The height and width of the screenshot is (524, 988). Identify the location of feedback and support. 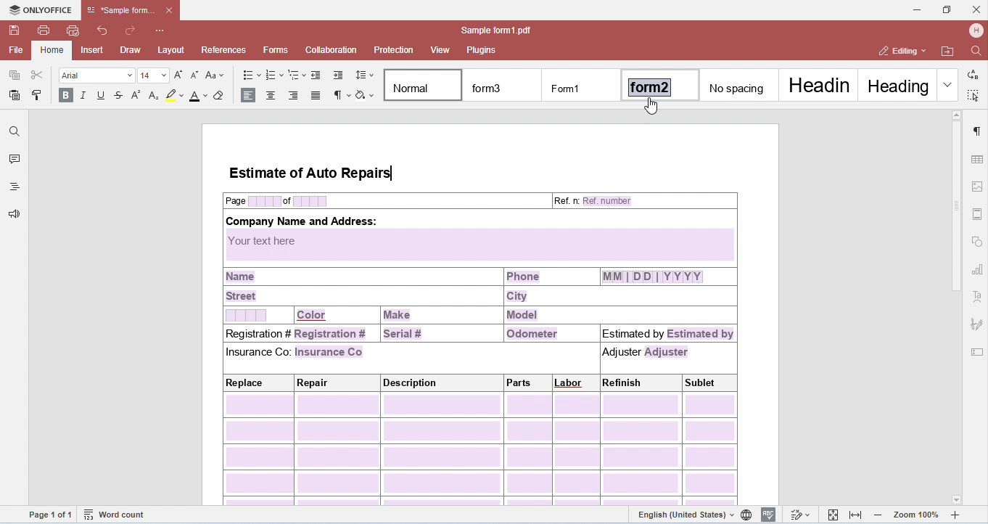
(15, 215).